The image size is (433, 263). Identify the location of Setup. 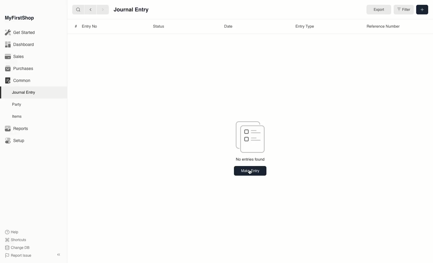
(15, 141).